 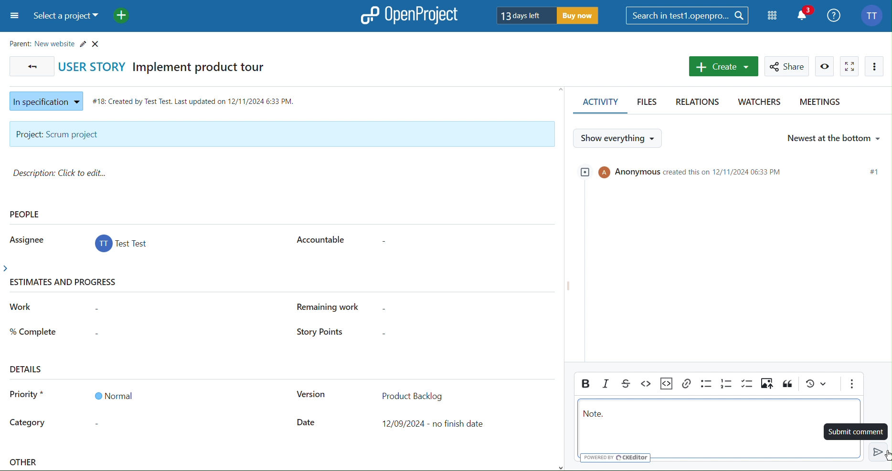 What do you see at coordinates (833, 137) in the screenshot?
I see `Newest at the bottom` at bounding box center [833, 137].